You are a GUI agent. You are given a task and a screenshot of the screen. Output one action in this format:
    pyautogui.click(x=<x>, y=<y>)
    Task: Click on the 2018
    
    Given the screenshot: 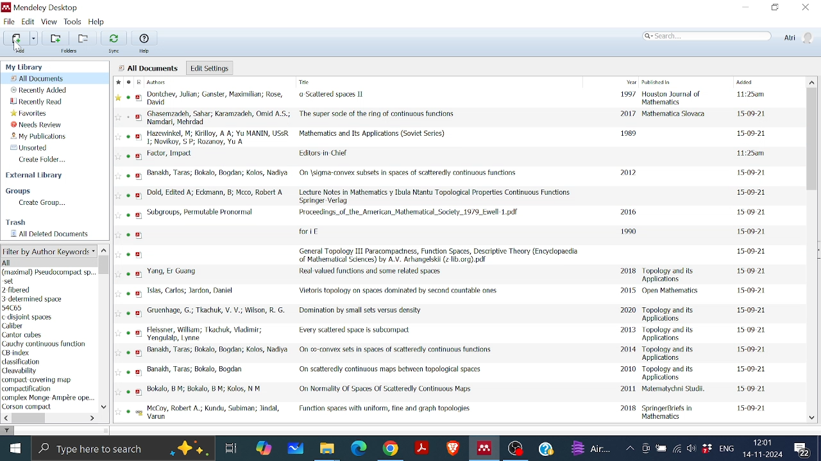 What is the action you would take?
    pyautogui.click(x=628, y=409)
    